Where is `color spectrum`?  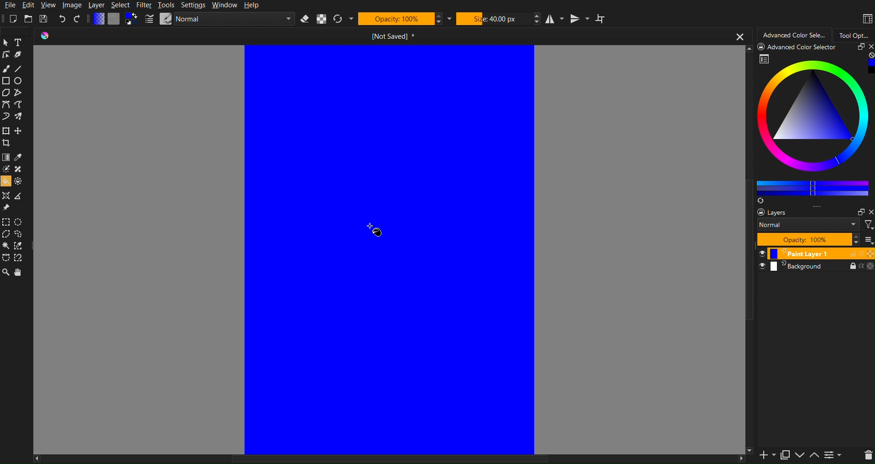
color spectrum is located at coordinates (814, 119).